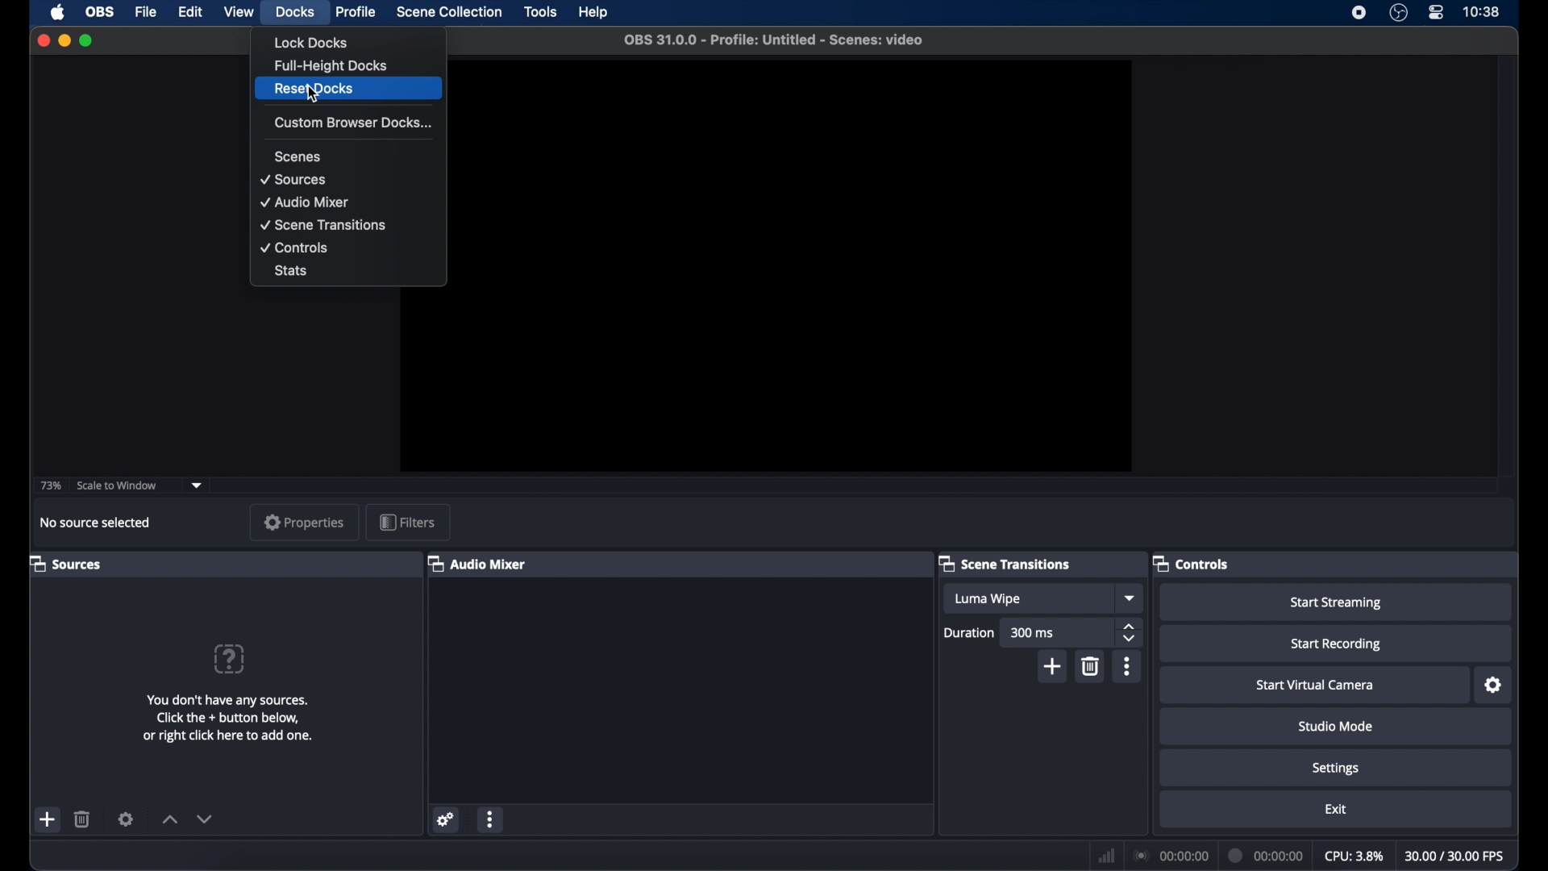  I want to click on decrement, so click(205, 819).